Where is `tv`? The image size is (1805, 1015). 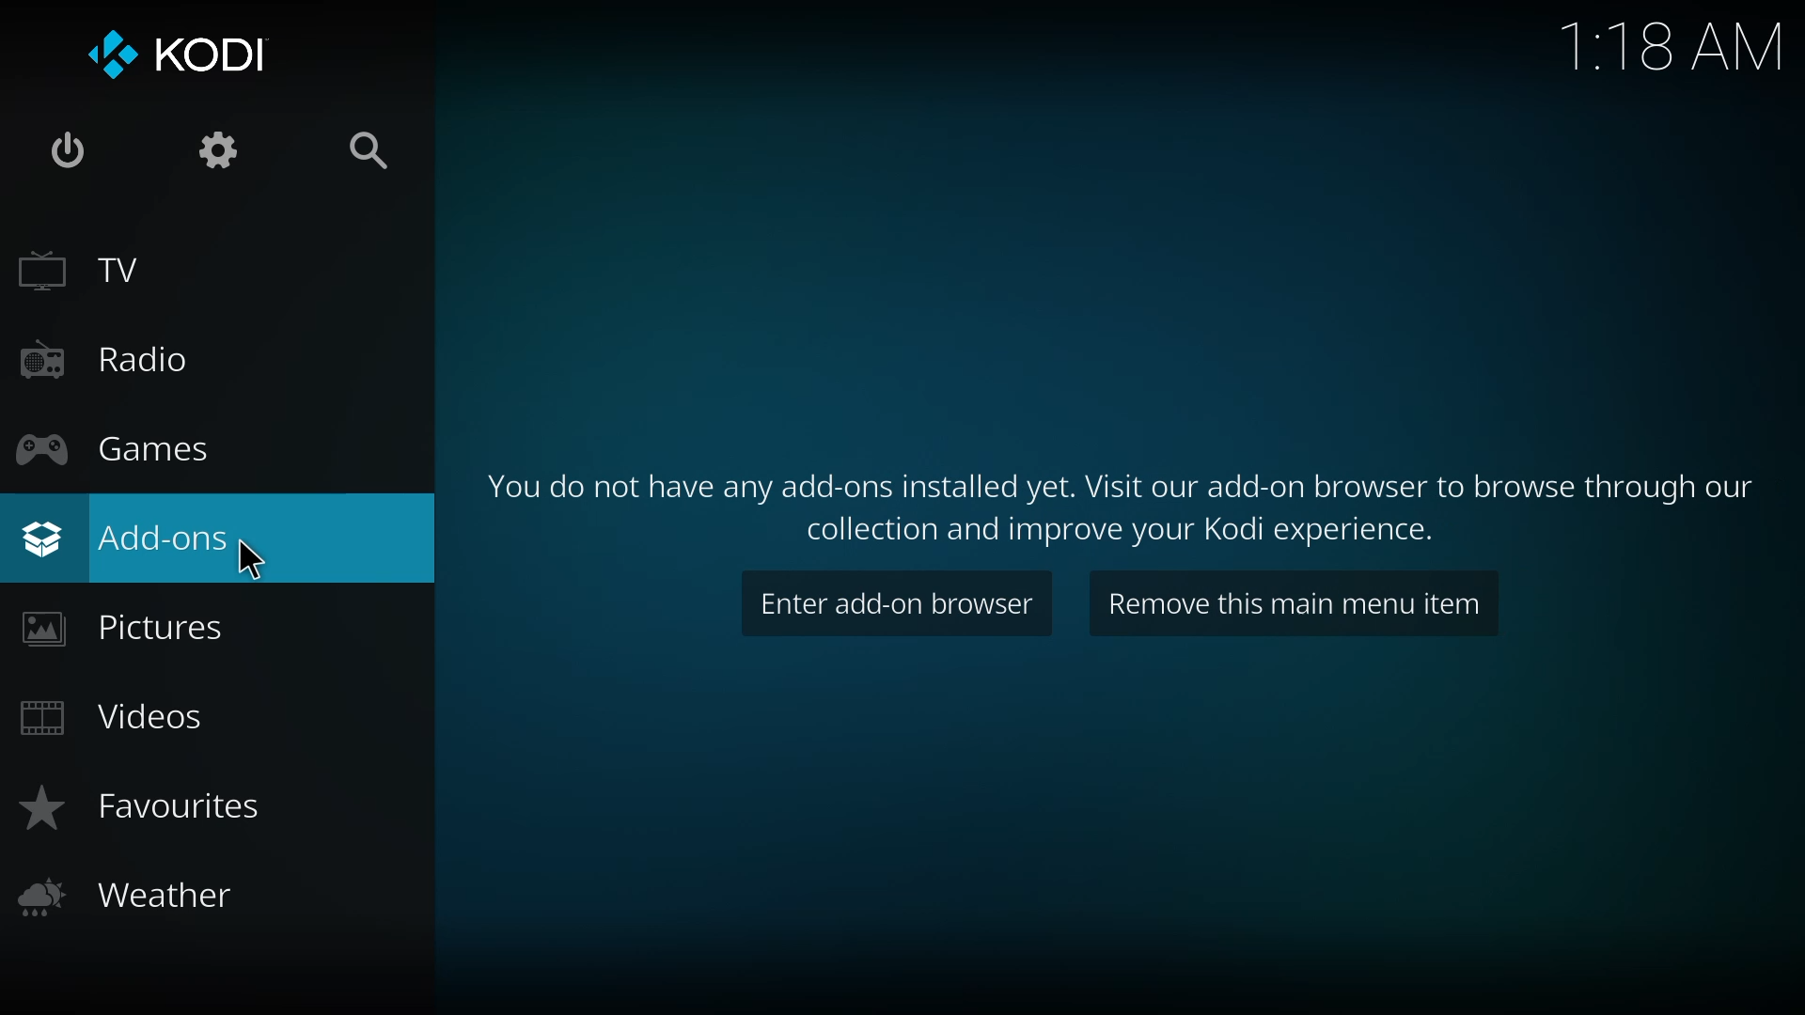
tv is located at coordinates (83, 270).